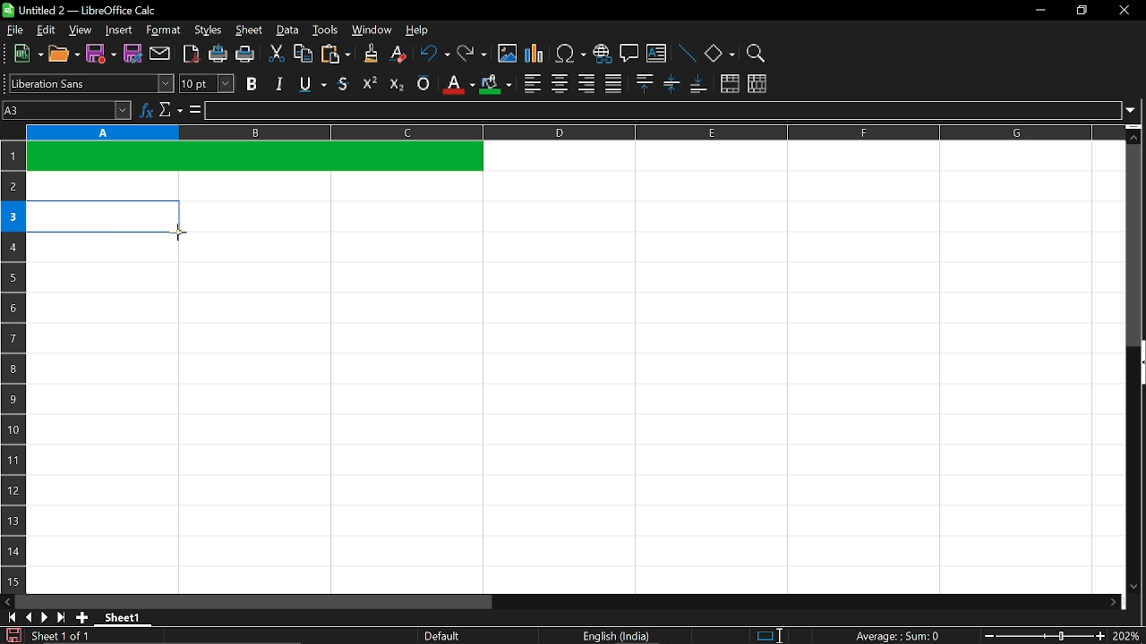 The height and width of the screenshot is (644, 1146). Describe the element at coordinates (573, 133) in the screenshot. I see `columns` at that location.